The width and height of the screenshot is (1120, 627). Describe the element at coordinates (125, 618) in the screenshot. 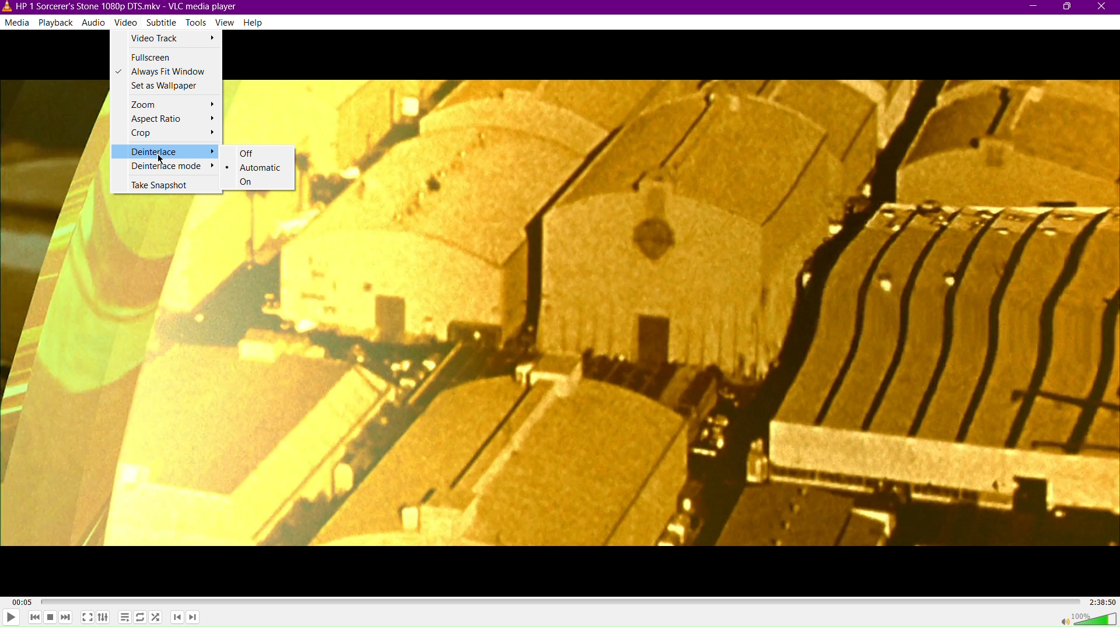

I see `Toggle playlist` at that location.